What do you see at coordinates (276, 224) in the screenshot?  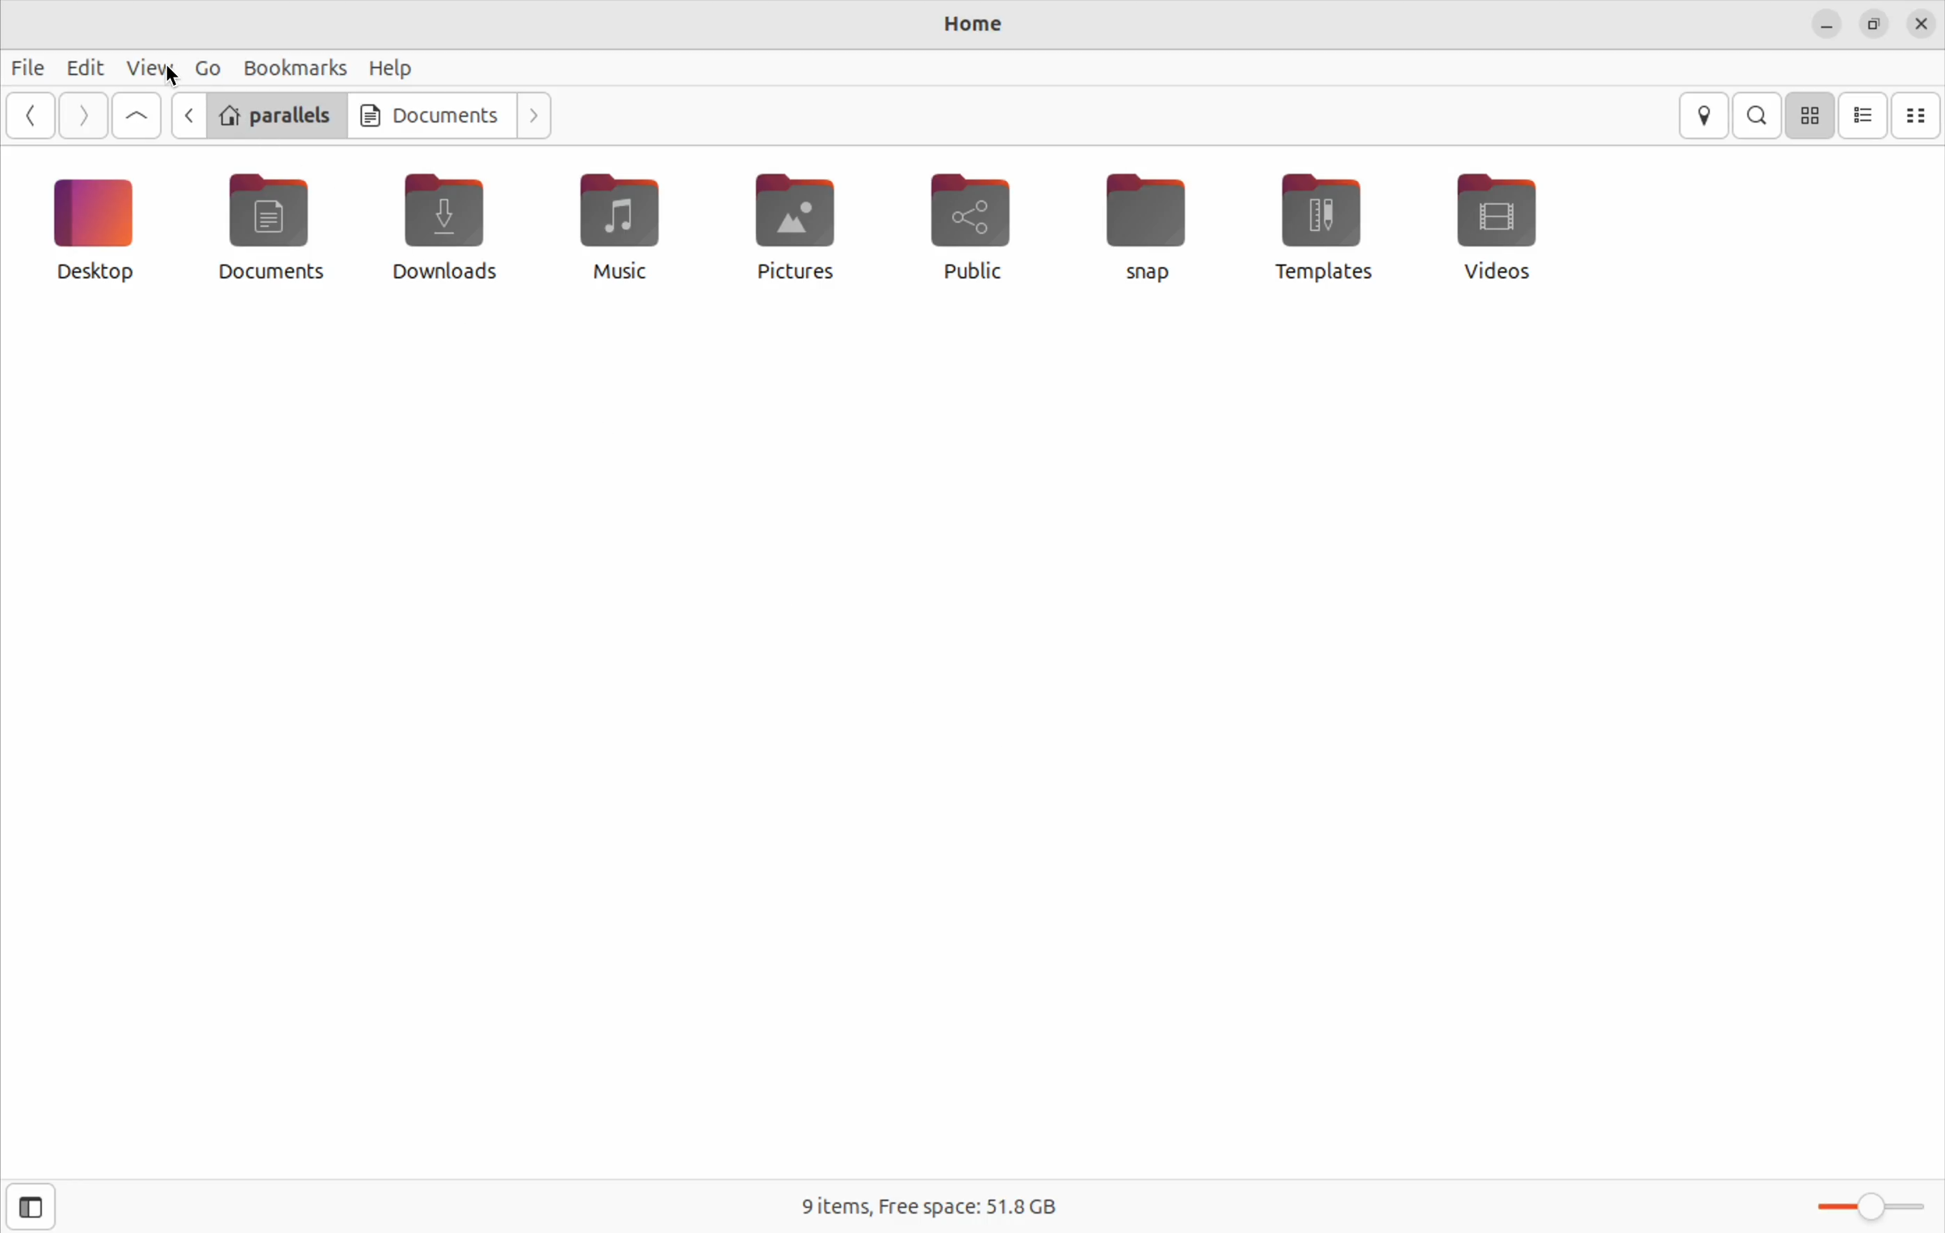 I see `documents` at bounding box center [276, 224].